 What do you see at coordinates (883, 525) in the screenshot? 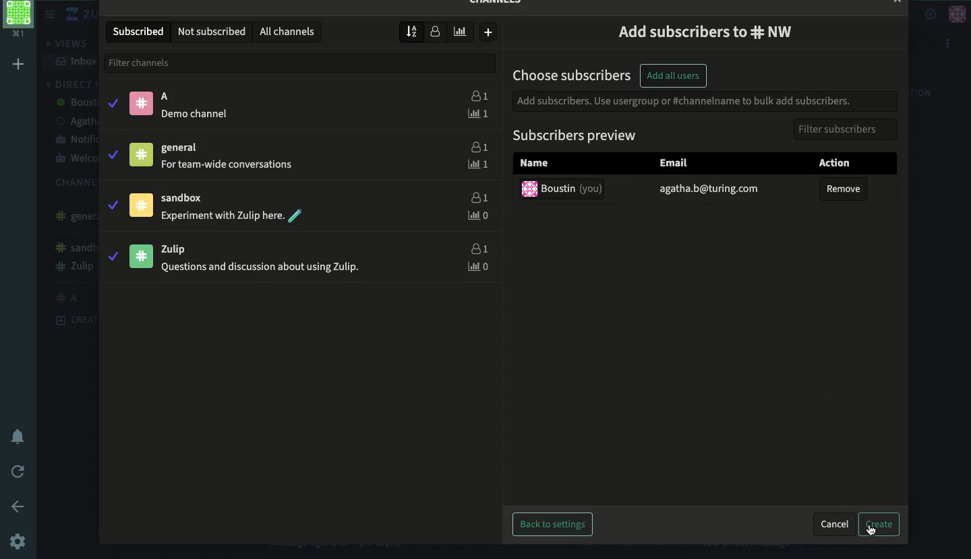
I see `create` at bounding box center [883, 525].